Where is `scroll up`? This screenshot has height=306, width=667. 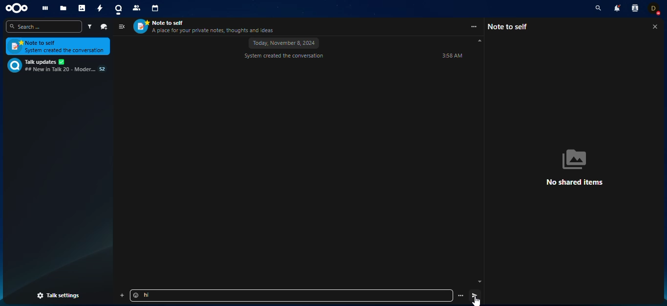
scroll up is located at coordinates (479, 41).